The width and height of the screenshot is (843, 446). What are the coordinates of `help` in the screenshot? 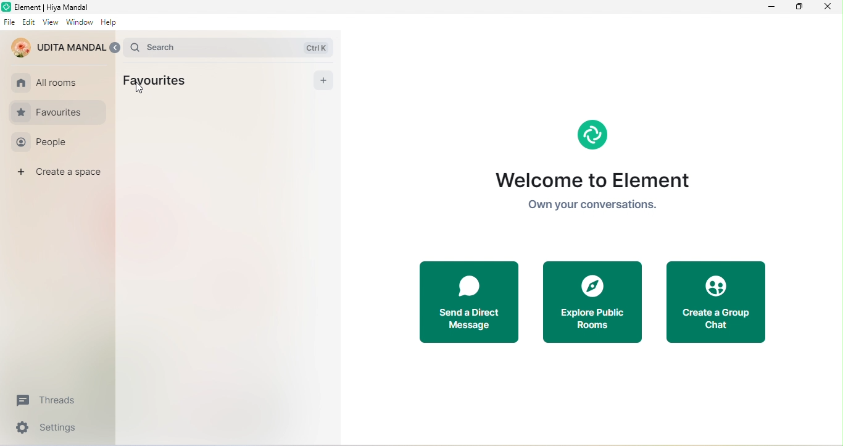 It's located at (110, 23).